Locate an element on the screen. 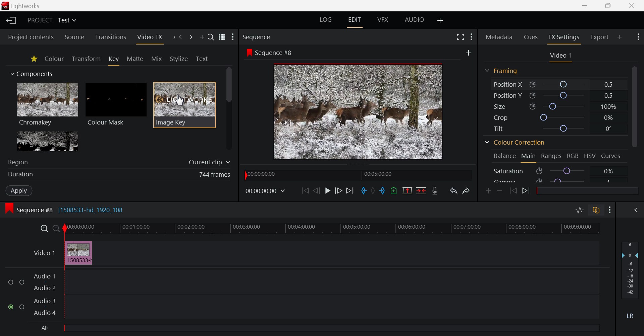 This screenshot has height=336, width=644. Add Layout is located at coordinates (439, 19).